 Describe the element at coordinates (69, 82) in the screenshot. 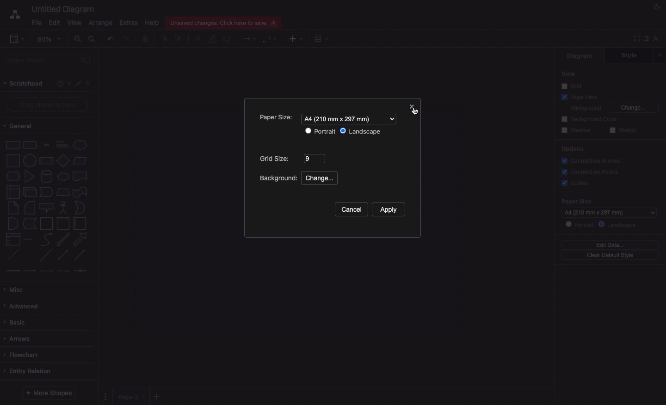

I see `Add` at that location.